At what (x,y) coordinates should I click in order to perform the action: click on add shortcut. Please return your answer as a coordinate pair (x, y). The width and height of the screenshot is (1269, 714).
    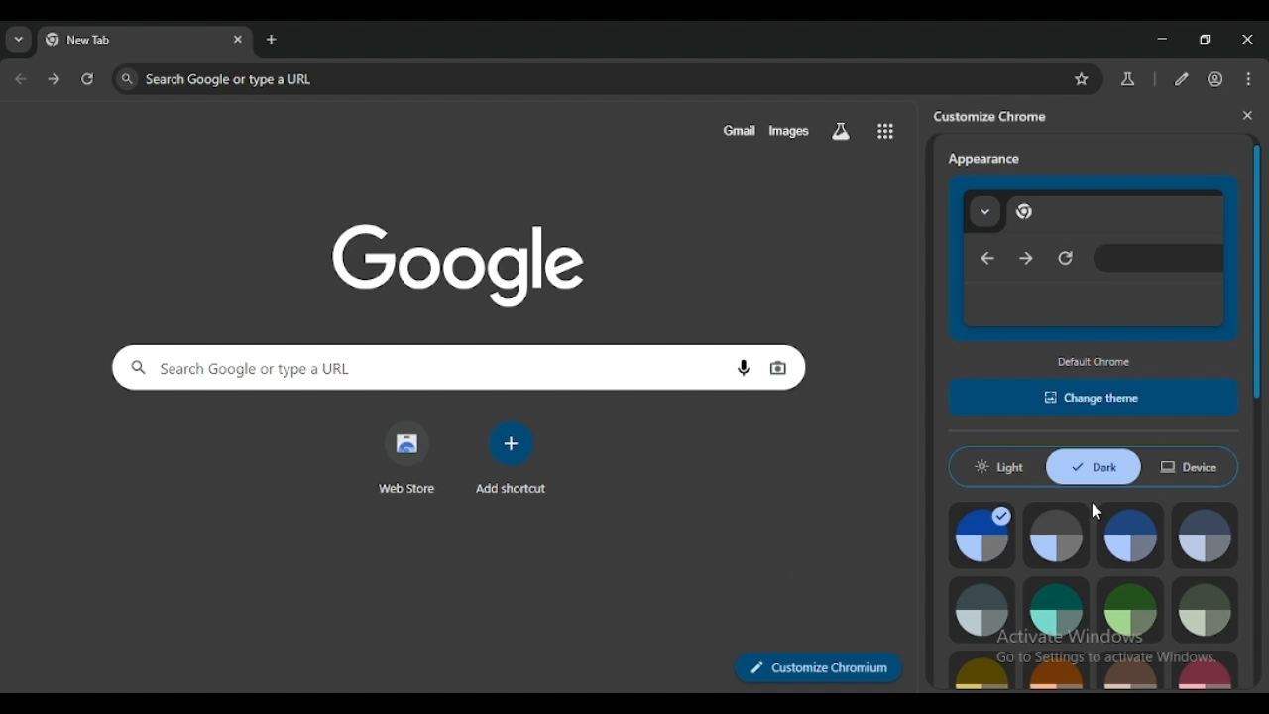
    Looking at the image, I should click on (510, 457).